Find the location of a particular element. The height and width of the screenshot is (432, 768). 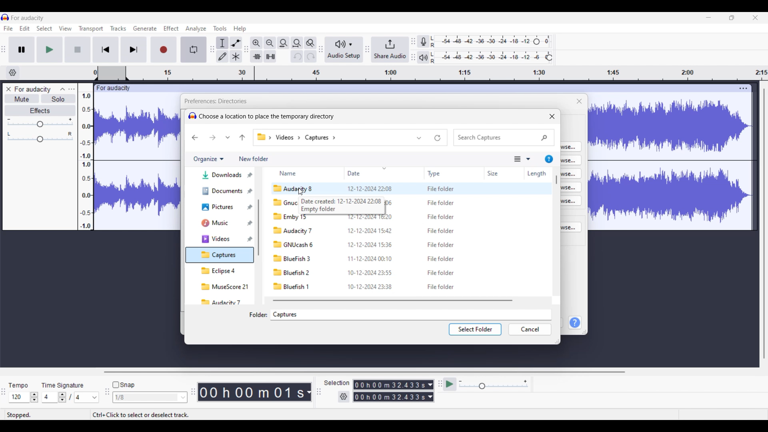

Date column, current sorting is located at coordinates (368, 172).